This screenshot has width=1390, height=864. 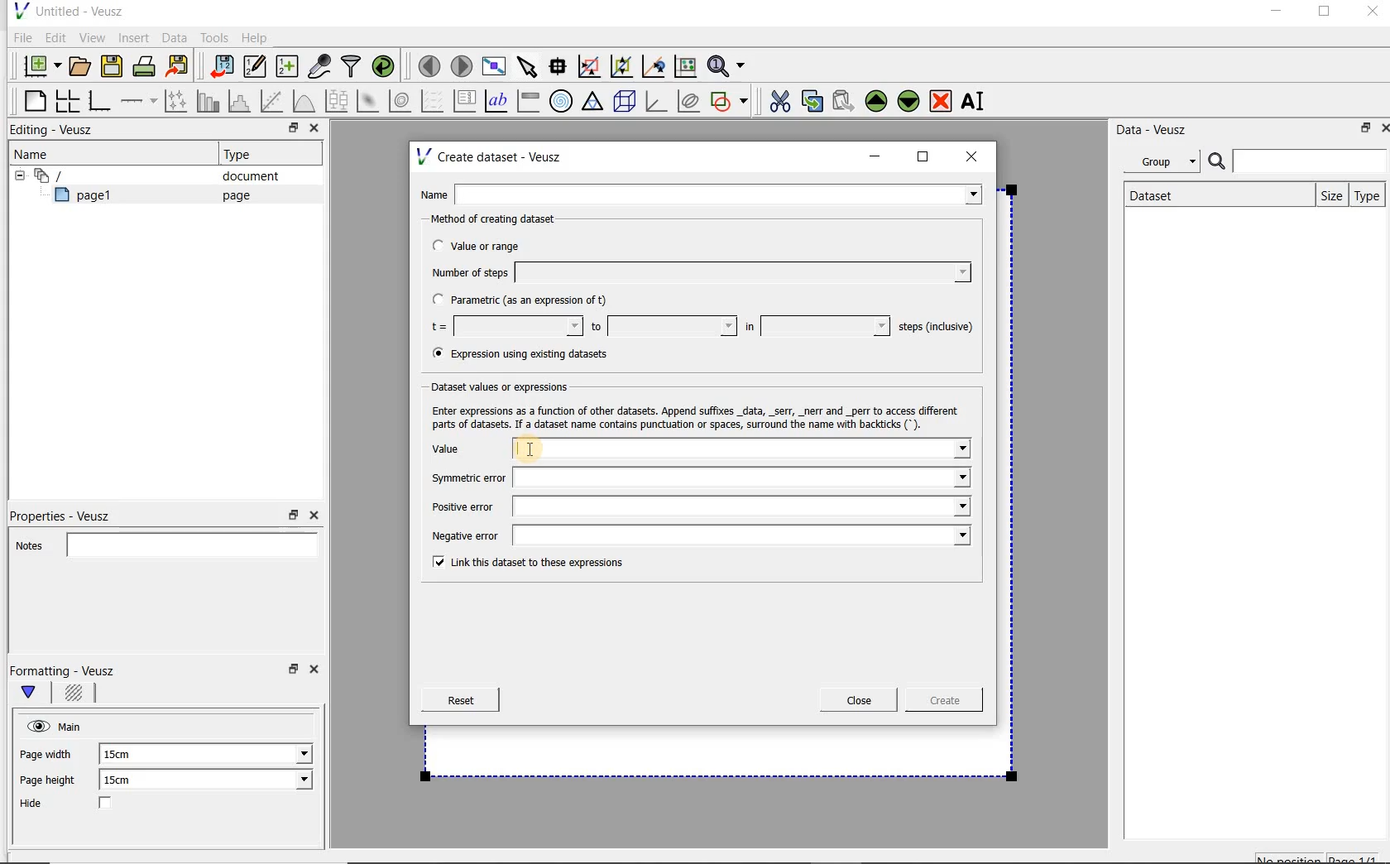 What do you see at coordinates (592, 67) in the screenshot?
I see `click or draw a rectangle to zoom graph axes` at bounding box center [592, 67].